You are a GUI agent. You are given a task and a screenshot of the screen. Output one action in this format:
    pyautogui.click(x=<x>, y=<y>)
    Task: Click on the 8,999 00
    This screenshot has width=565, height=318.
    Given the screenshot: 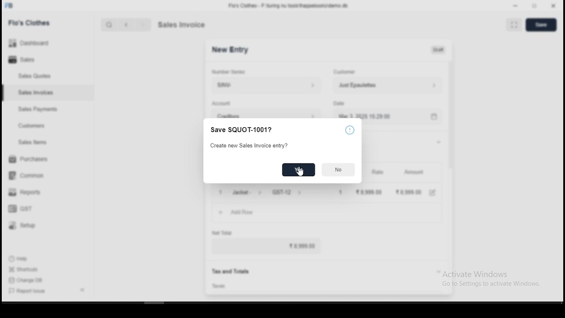 What is the action you would take?
    pyautogui.click(x=370, y=192)
    